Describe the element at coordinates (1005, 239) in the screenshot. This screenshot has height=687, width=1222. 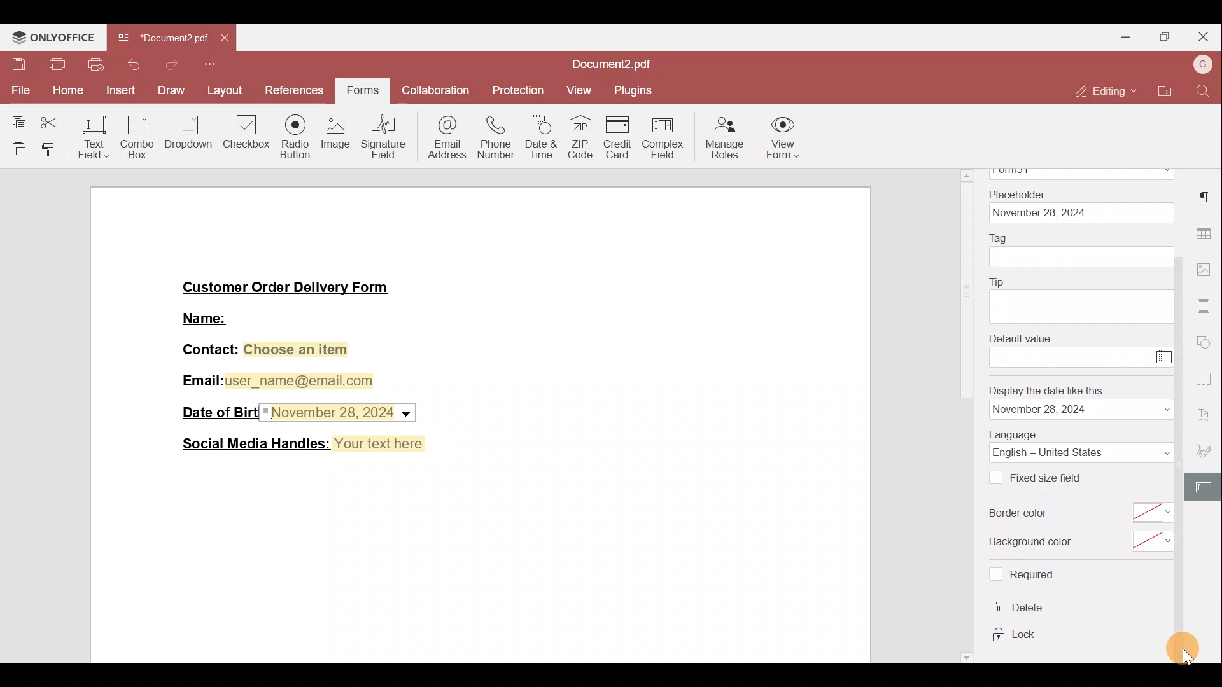
I see `Tag` at that location.